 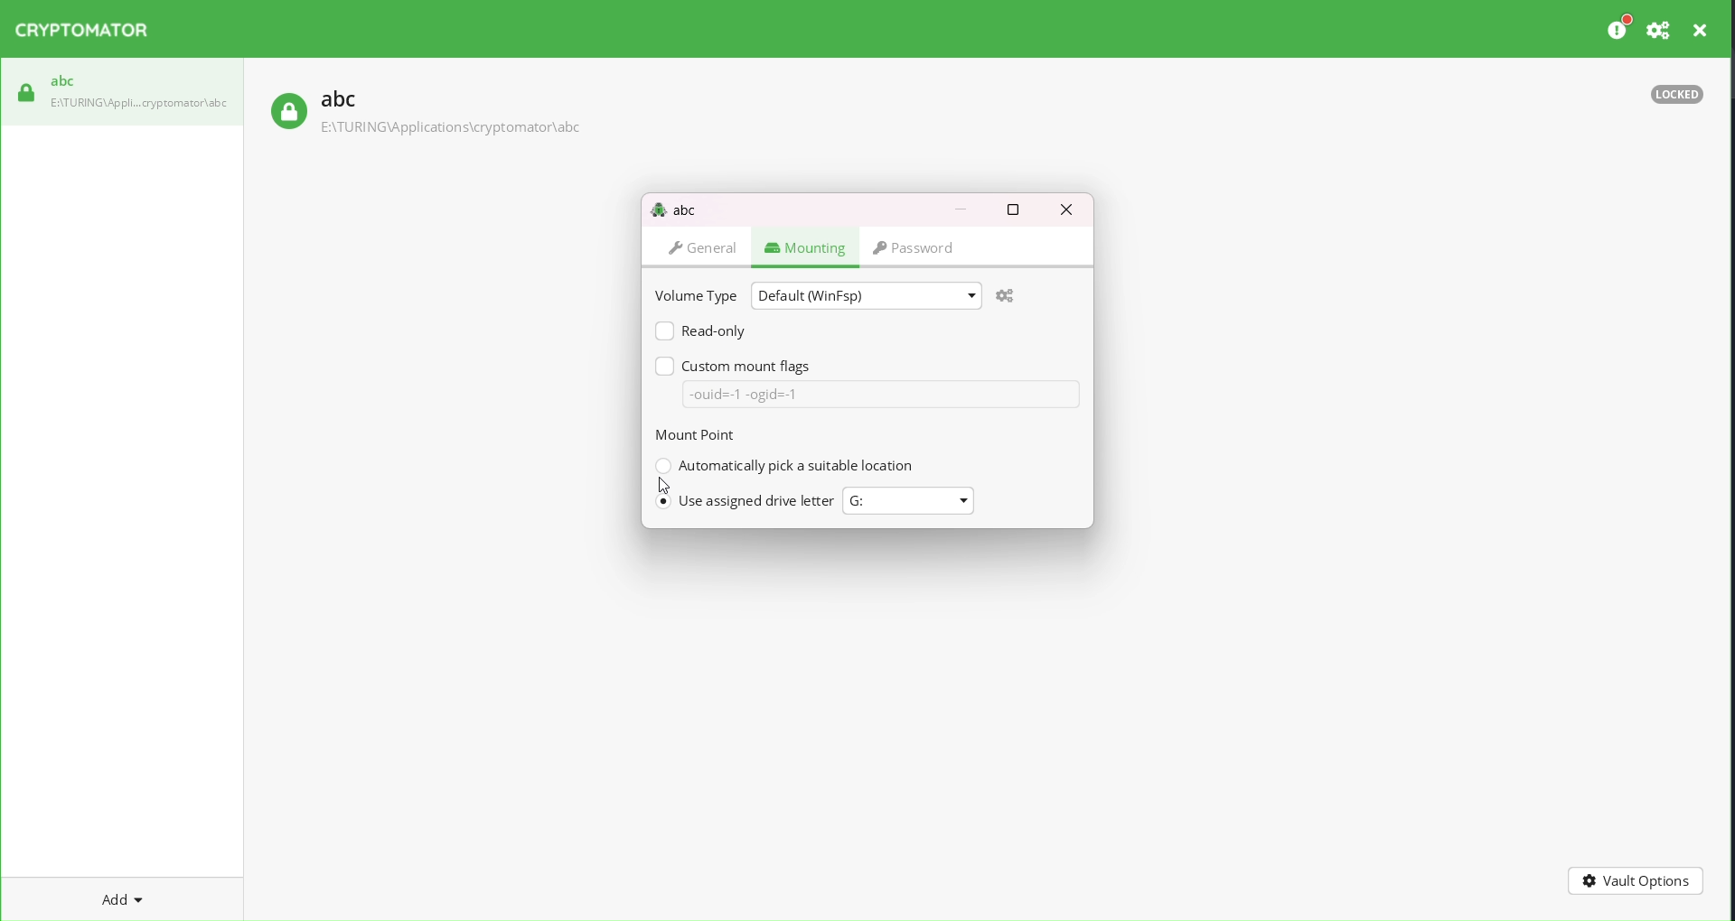 I want to click on setting, so click(x=1656, y=30).